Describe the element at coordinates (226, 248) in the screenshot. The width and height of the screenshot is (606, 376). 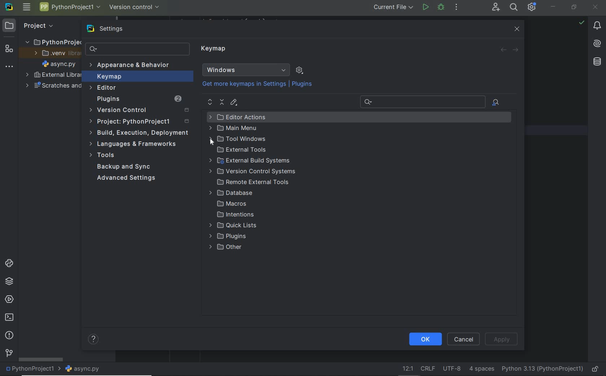
I see `Other` at that location.